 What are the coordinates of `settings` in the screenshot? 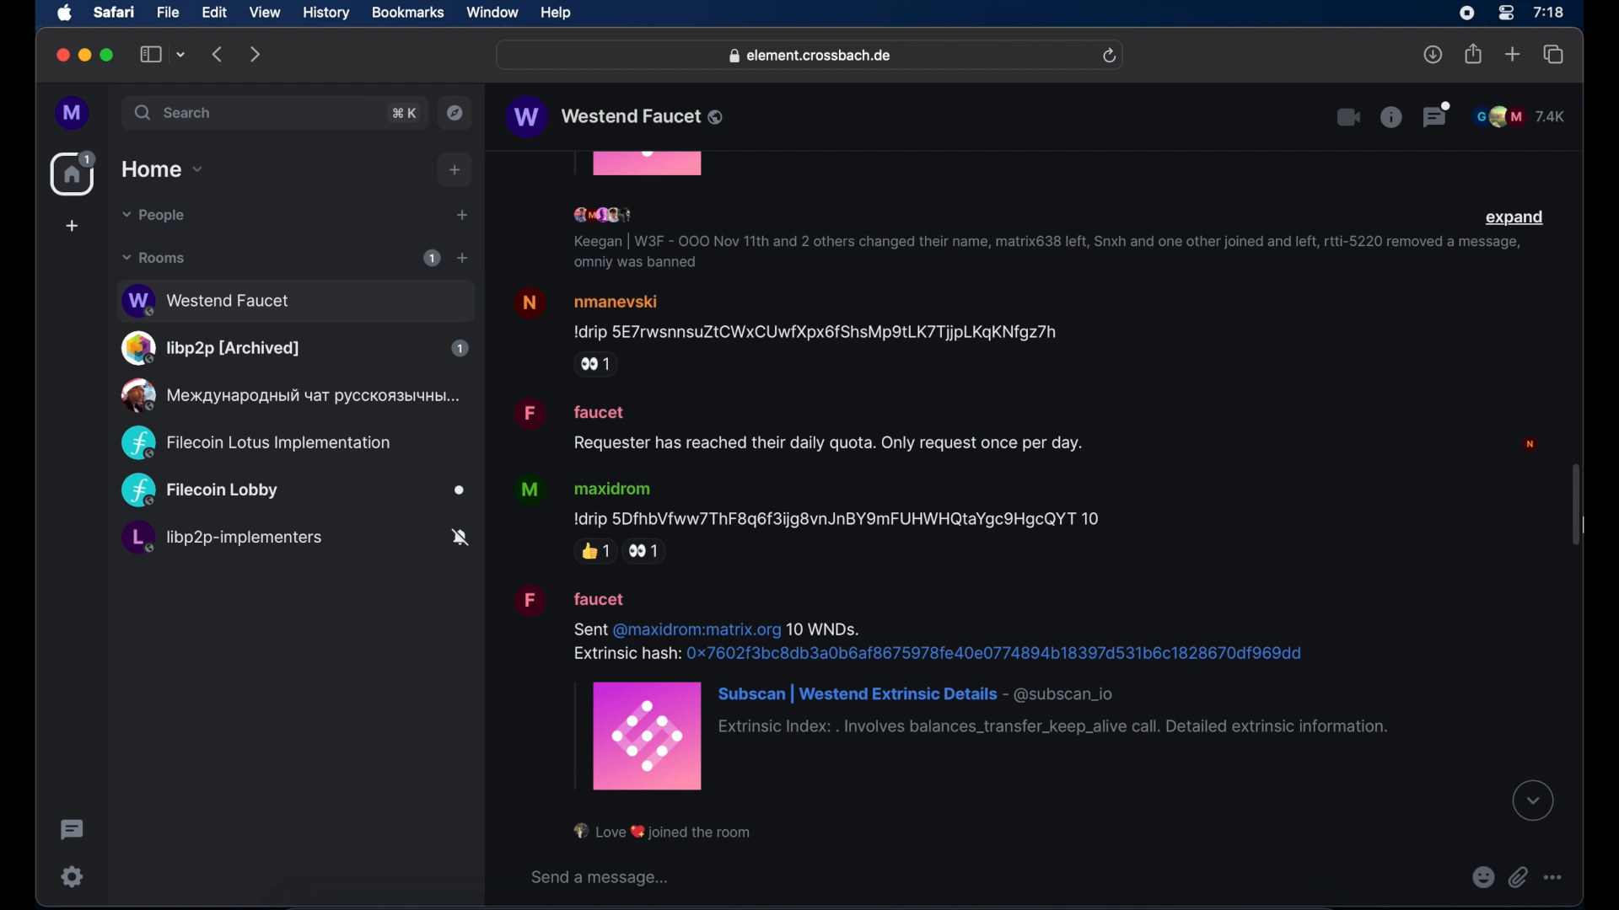 It's located at (73, 876).